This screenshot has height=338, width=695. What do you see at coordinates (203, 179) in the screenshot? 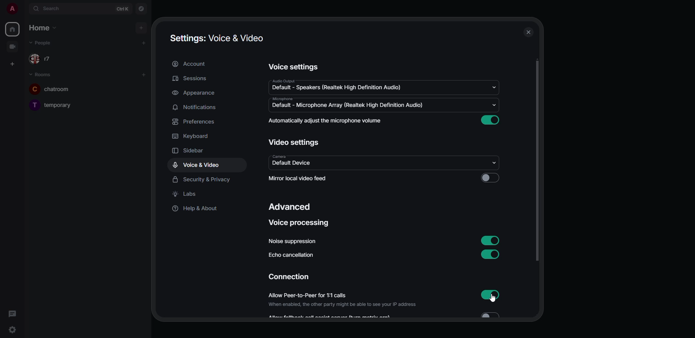
I see `security & privacy` at bounding box center [203, 179].